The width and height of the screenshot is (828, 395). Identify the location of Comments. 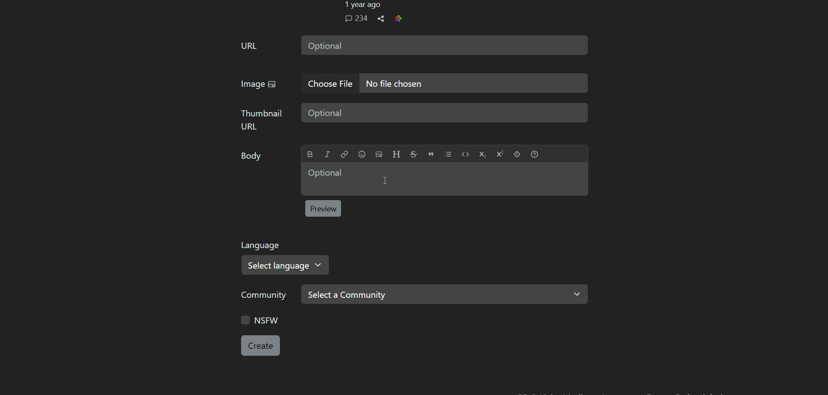
(356, 18).